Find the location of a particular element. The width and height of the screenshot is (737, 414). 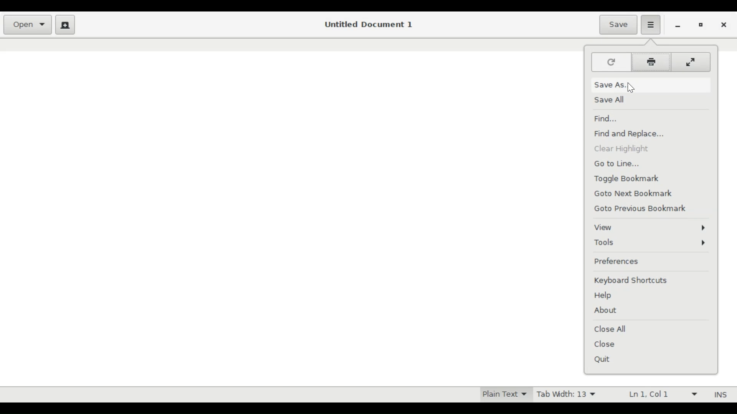

Clear Highlight is located at coordinates (626, 149).